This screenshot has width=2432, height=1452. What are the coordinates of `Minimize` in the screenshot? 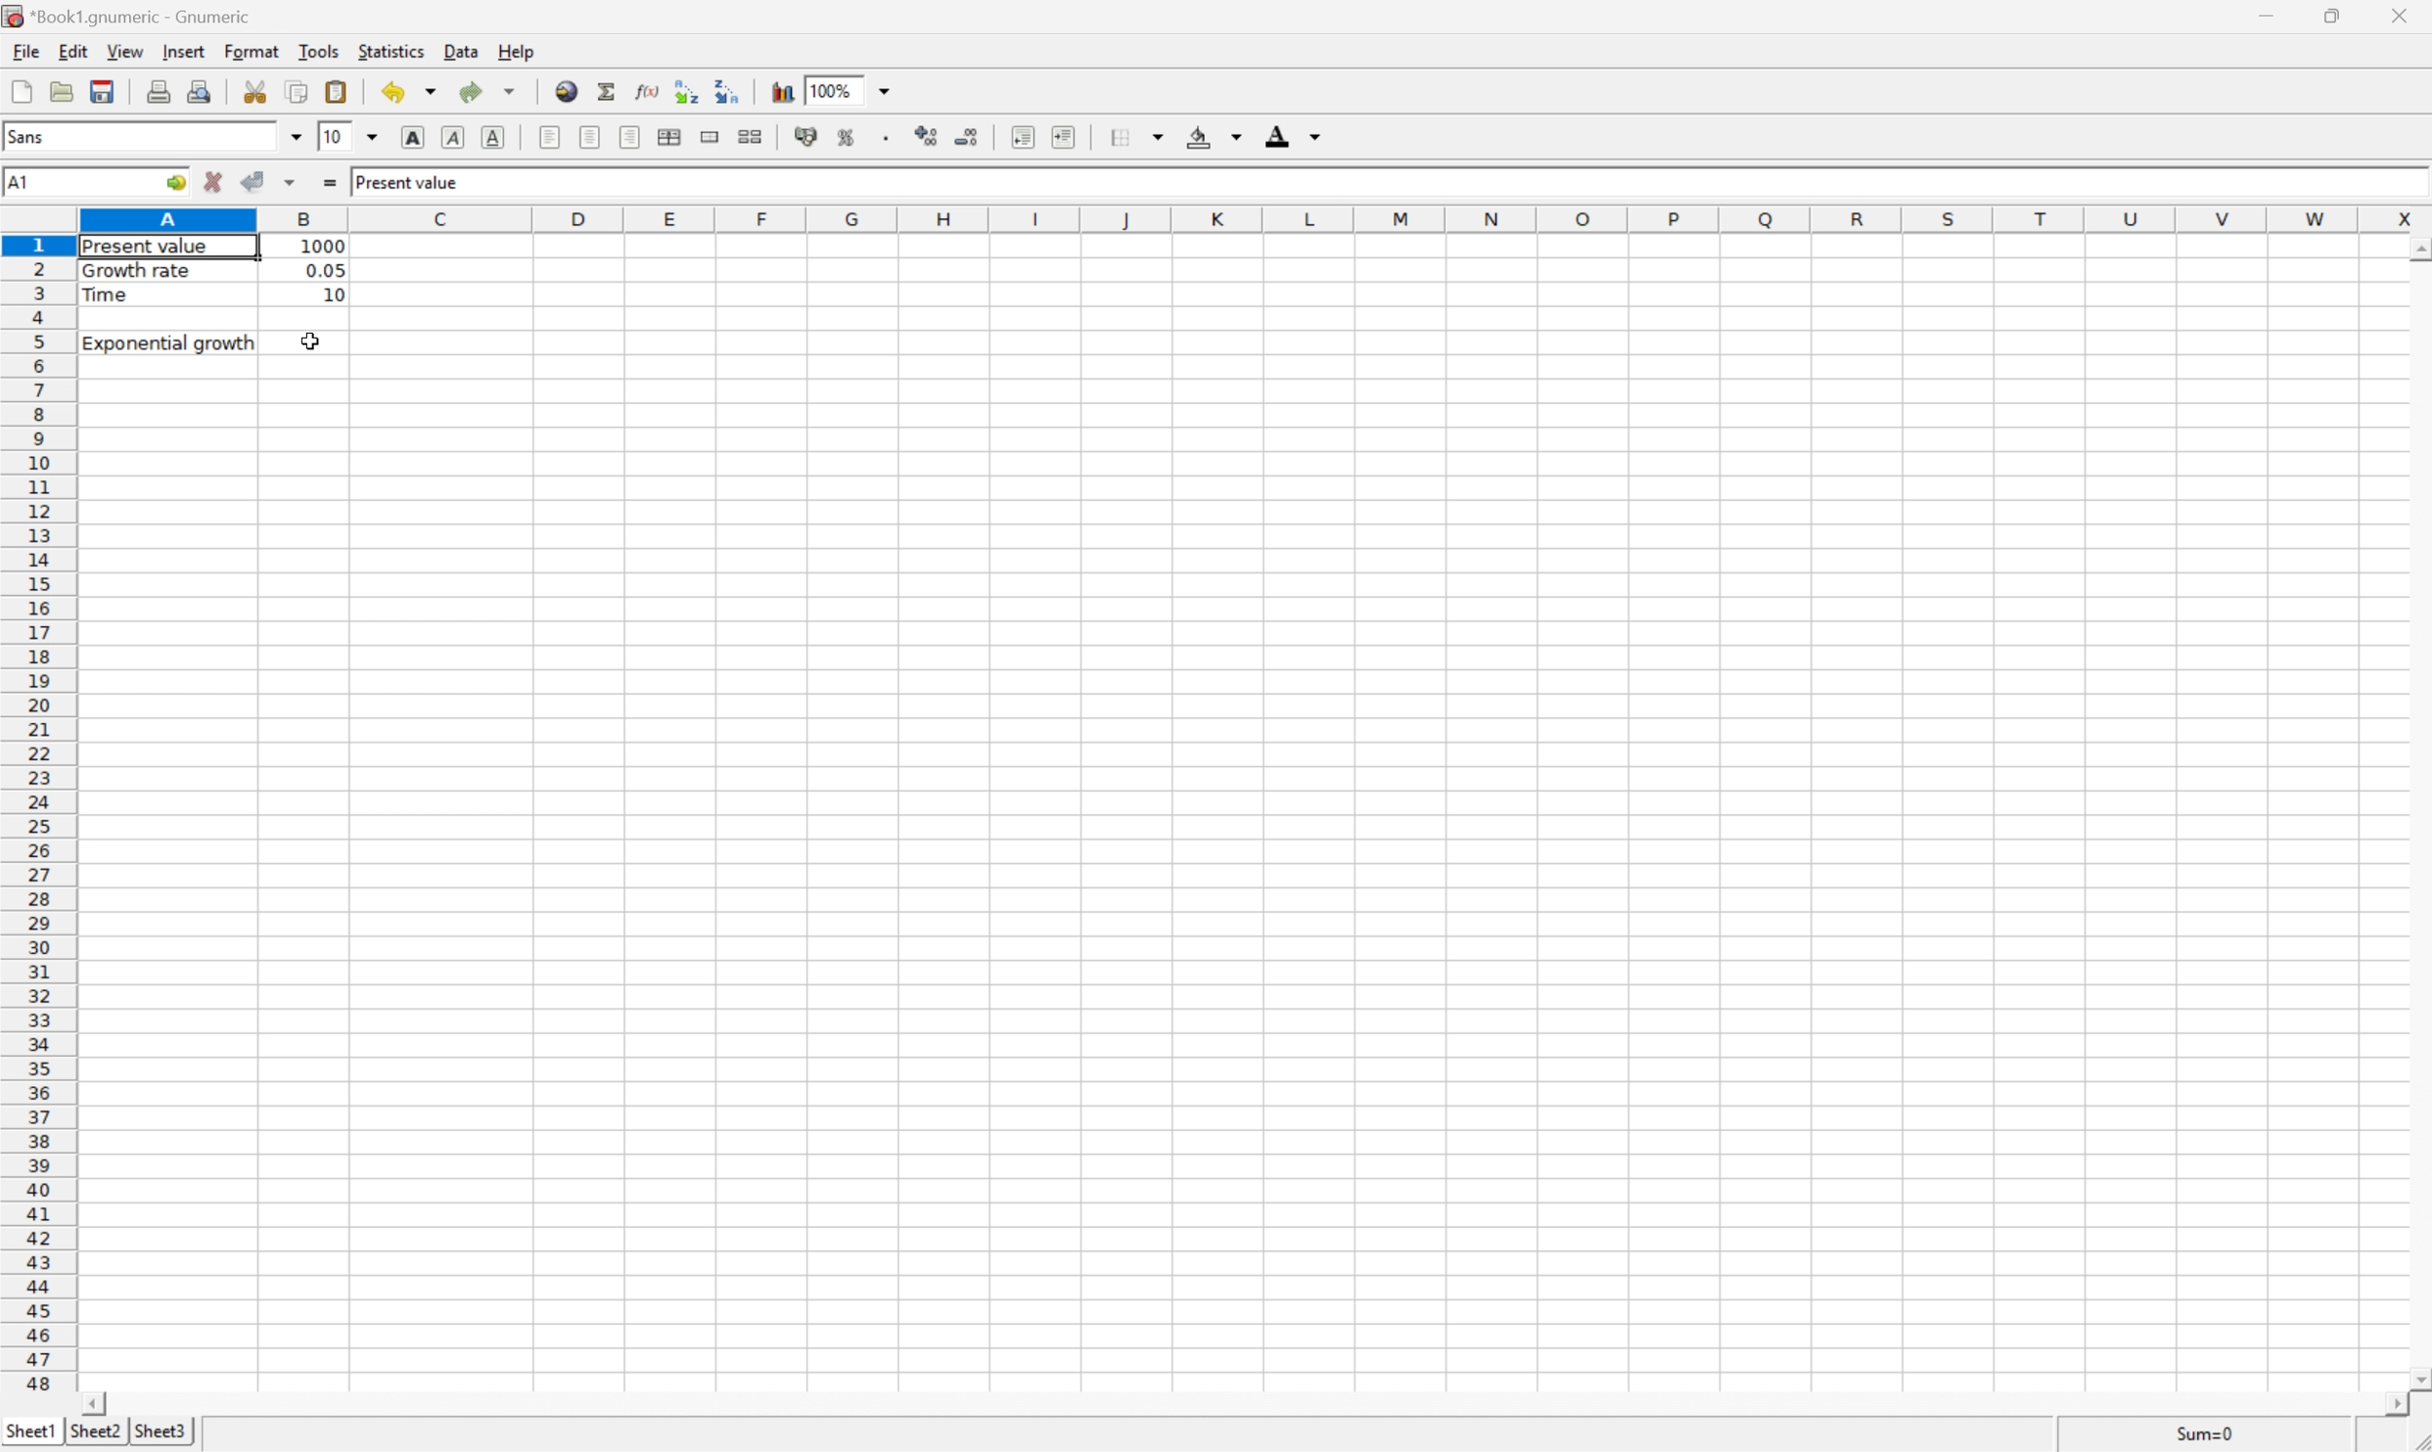 It's located at (2267, 17).